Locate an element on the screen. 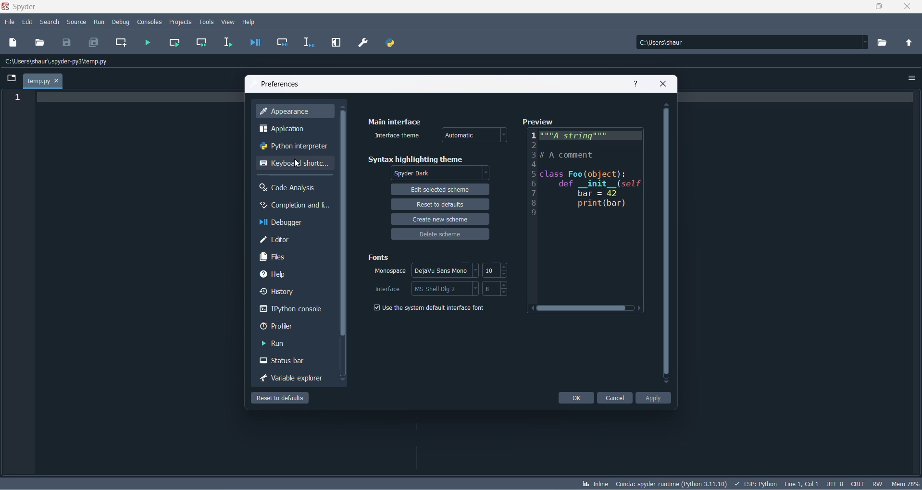 The image size is (922, 490). run is located at coordinates (283, 344).